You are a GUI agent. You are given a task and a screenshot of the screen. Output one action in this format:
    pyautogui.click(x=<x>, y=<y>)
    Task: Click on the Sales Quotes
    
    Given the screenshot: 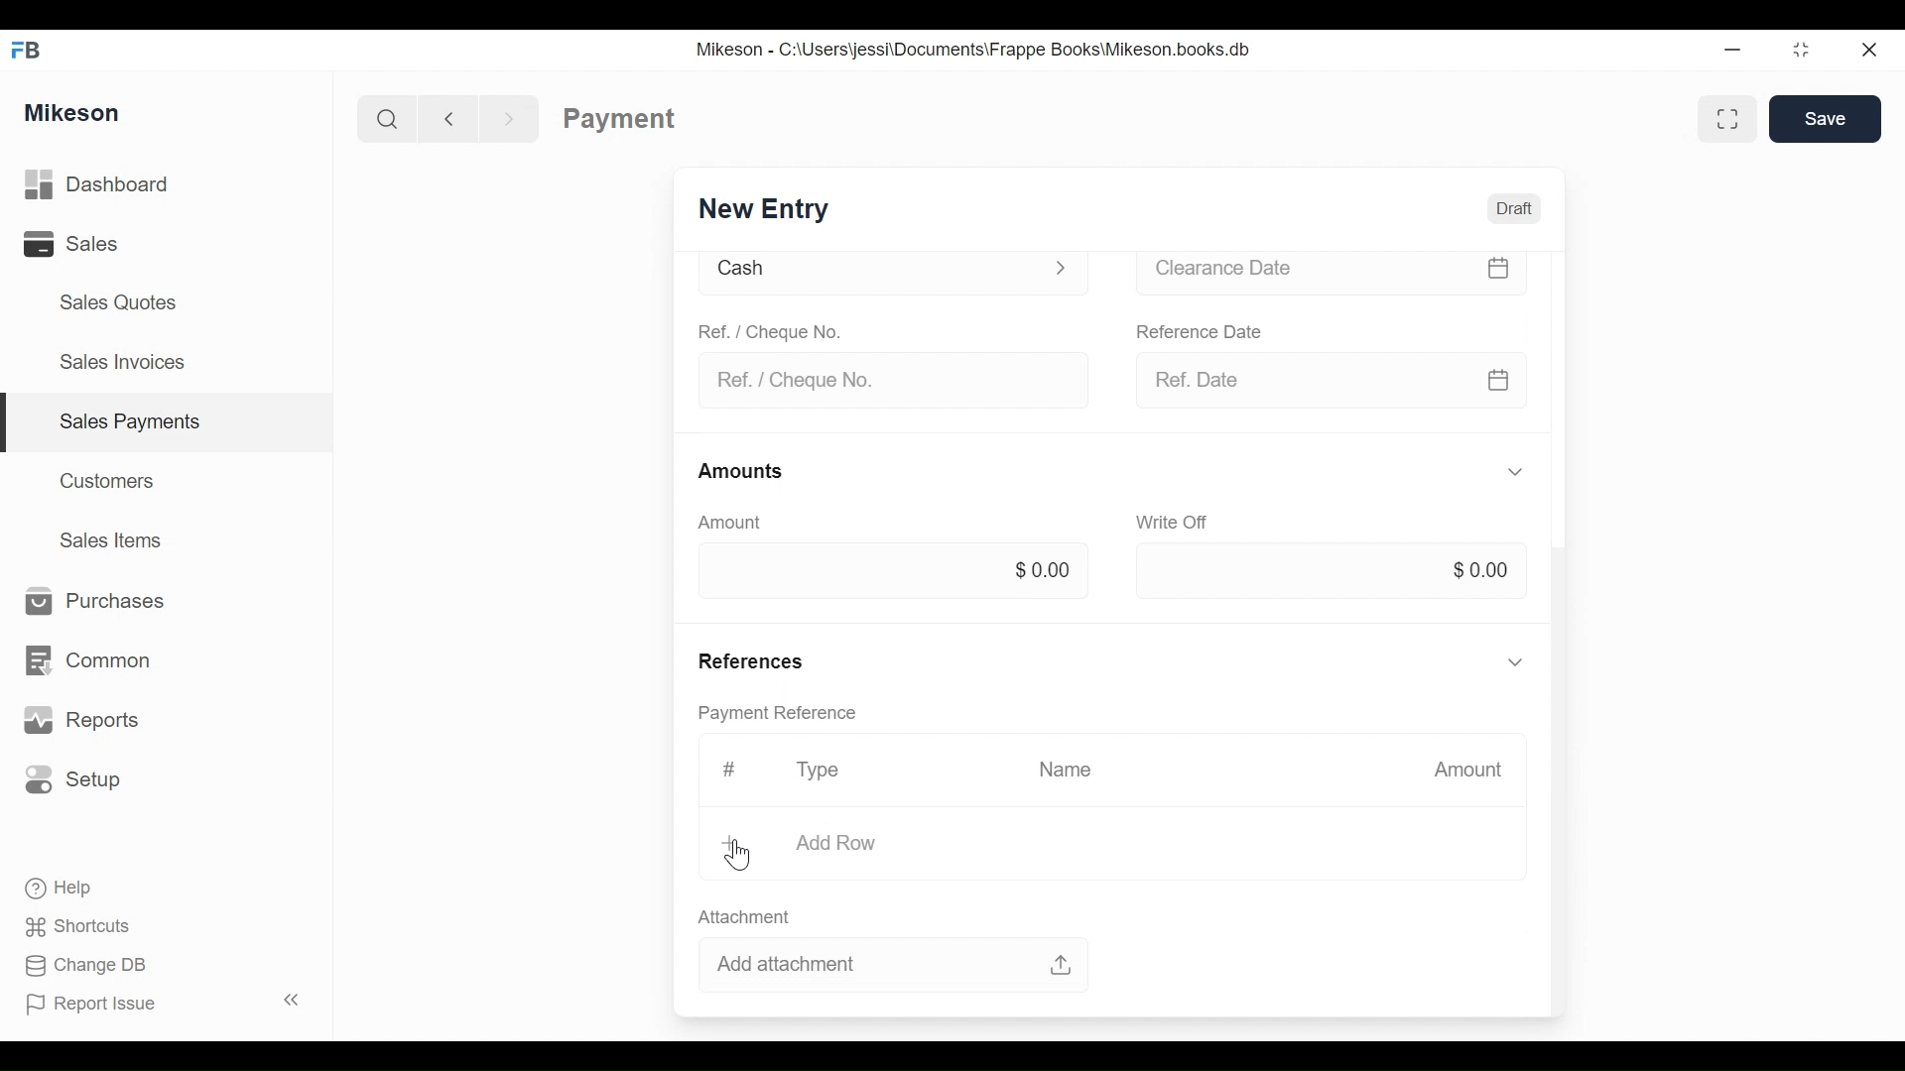 What is the action you would take?
    pyautogui.click(x=109, y=302)
    